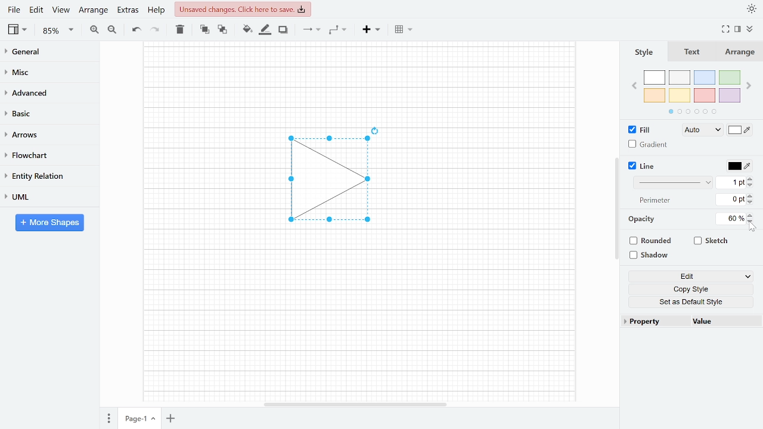 The width and height of the screenshot is (763, 429). I want to click on blue, so click(706, 77).